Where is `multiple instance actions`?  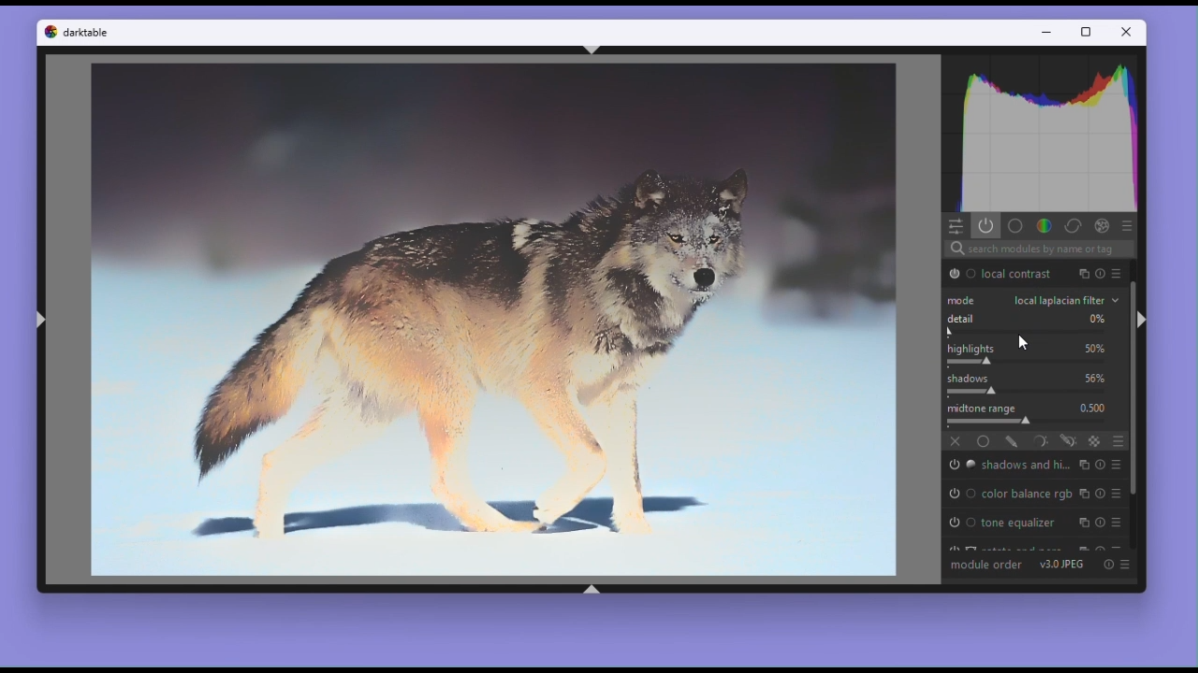
multiple instance actions is located at coordinates (1082, 465).